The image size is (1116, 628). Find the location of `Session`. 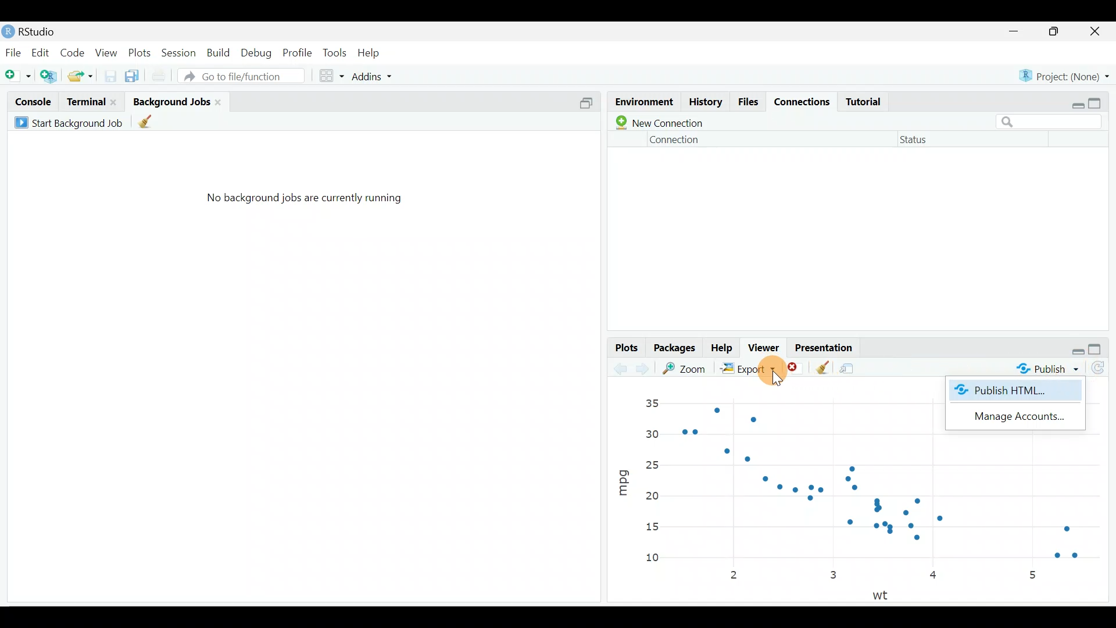

Session is located at coordinates (180, 52).